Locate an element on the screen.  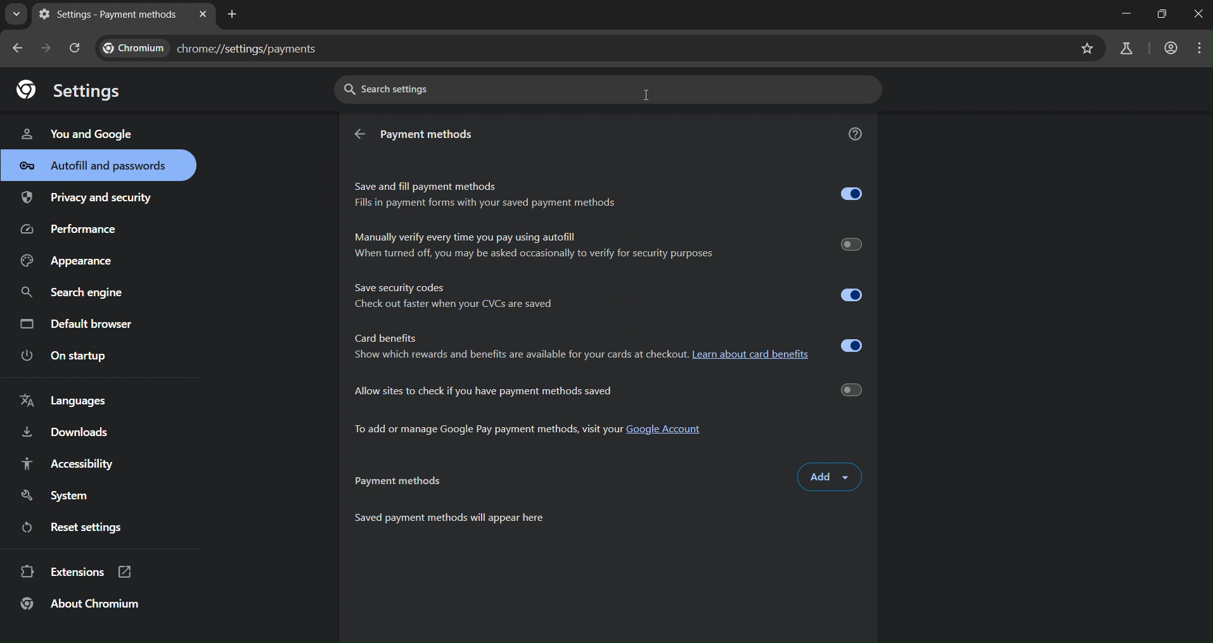
cursor is located at coordinates (646, 94).